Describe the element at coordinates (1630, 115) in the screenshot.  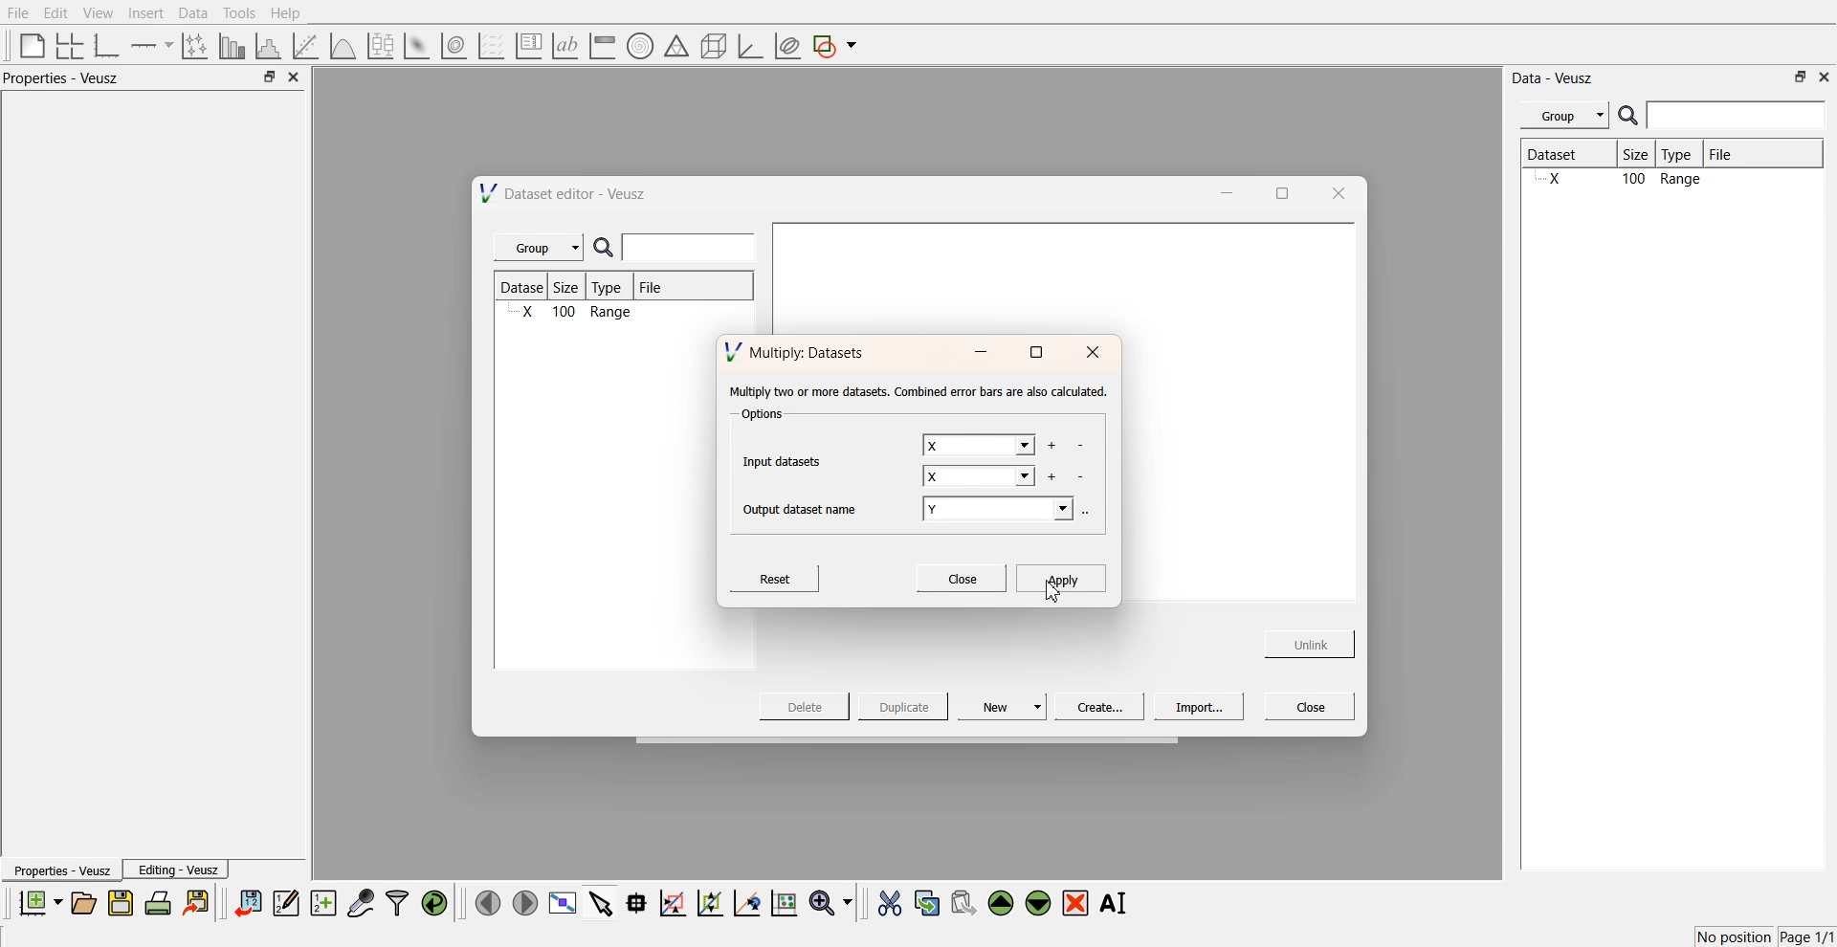
I see `search icon` at that location.